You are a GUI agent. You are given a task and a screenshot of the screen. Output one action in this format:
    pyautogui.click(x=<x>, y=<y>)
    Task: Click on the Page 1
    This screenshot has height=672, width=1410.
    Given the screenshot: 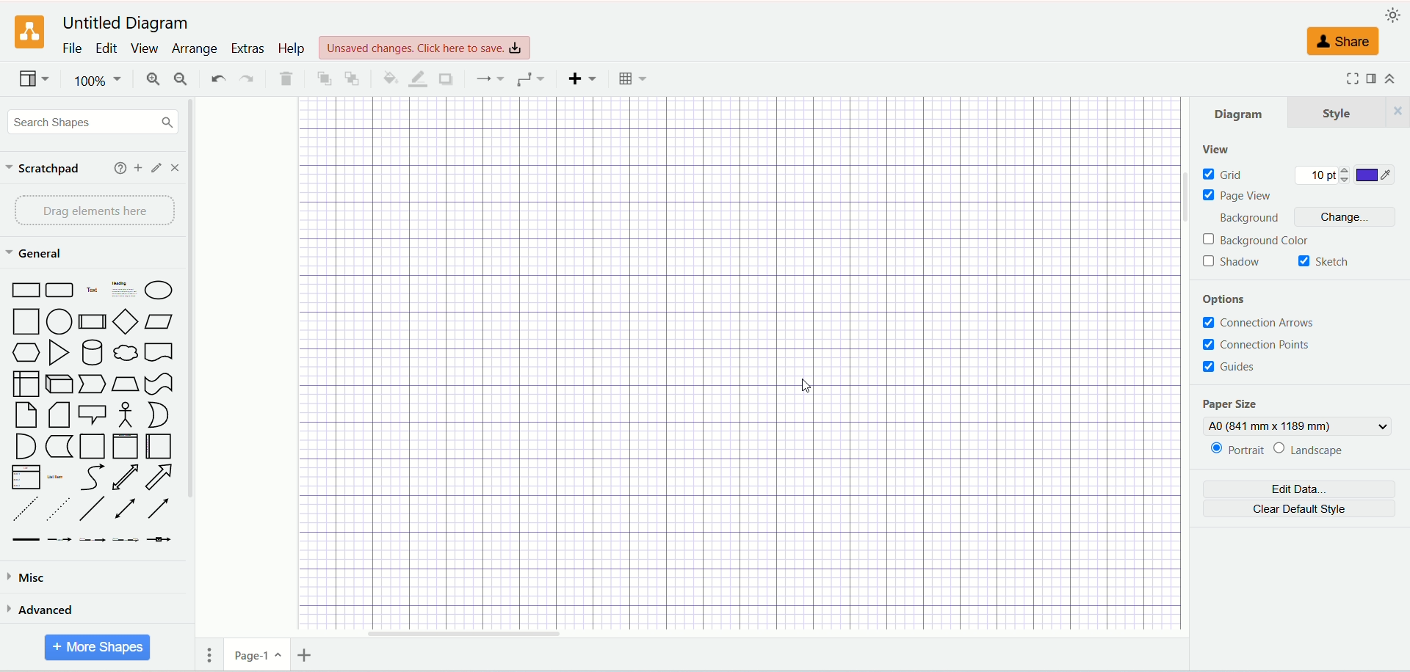 What is the action you would take?
    pyautogui.click(x=257, y=657)
    